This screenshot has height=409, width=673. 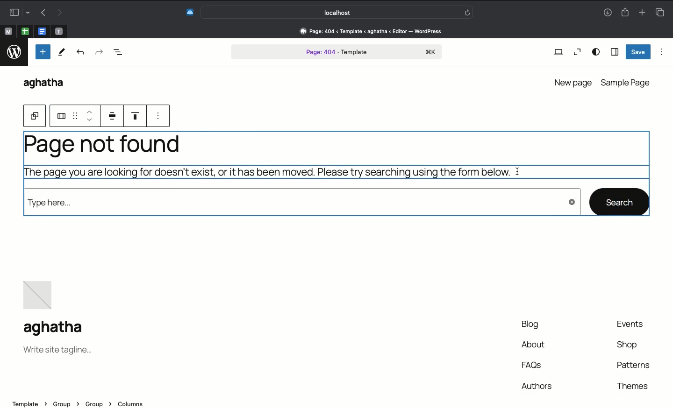 I want to click on Blog, so click(x=527, y=325).